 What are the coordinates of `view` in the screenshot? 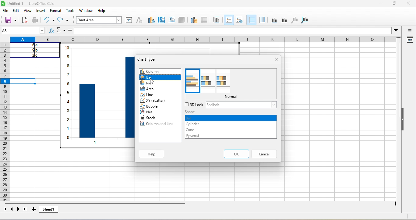 It's located at (29, 10).